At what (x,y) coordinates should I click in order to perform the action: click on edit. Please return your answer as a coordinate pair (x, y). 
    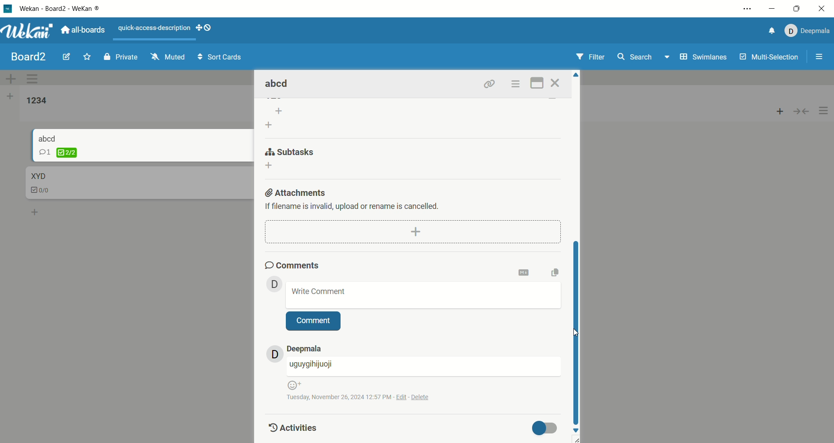
    Looking at the image, I should click on (66, 56).